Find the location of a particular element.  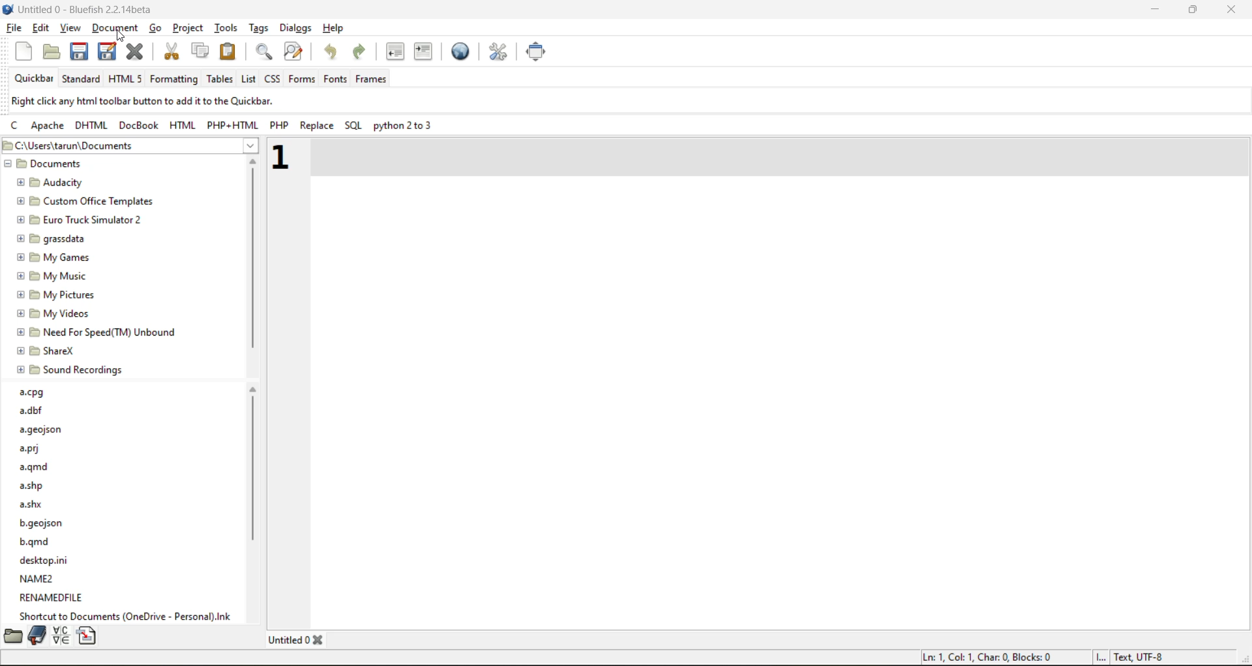

C:\Users\tarun\Documents - file path/location is located at coordinates (82, 145).